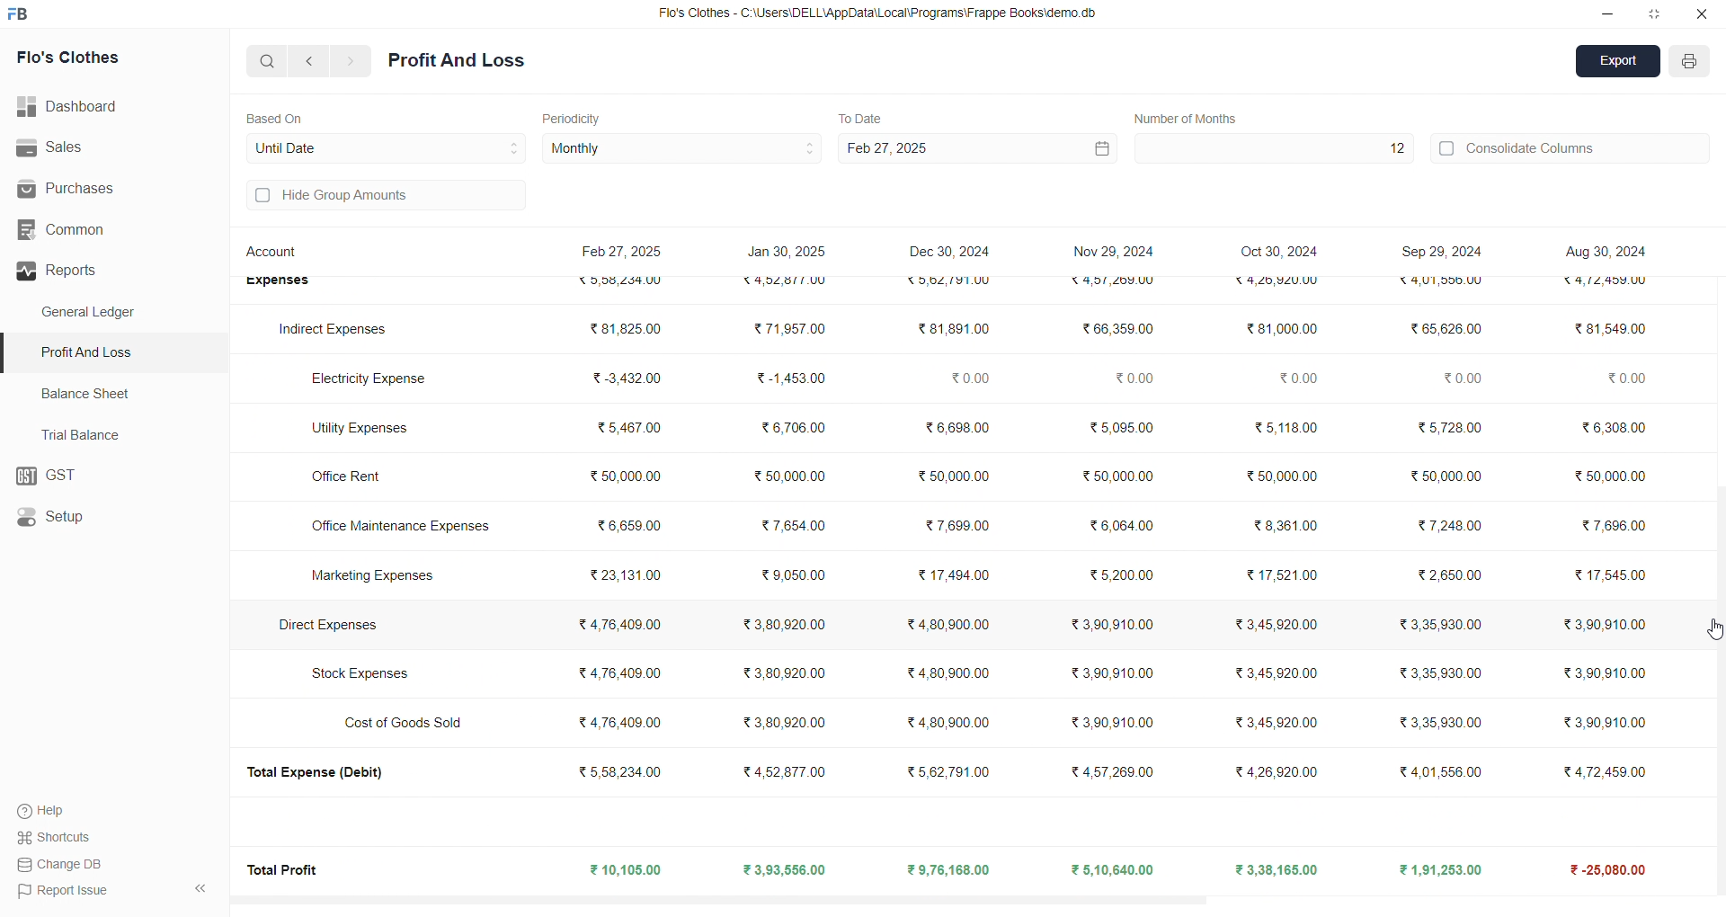  Describe the element at coordinates (112, 476) in the screenshot. I see `GST` at that location.